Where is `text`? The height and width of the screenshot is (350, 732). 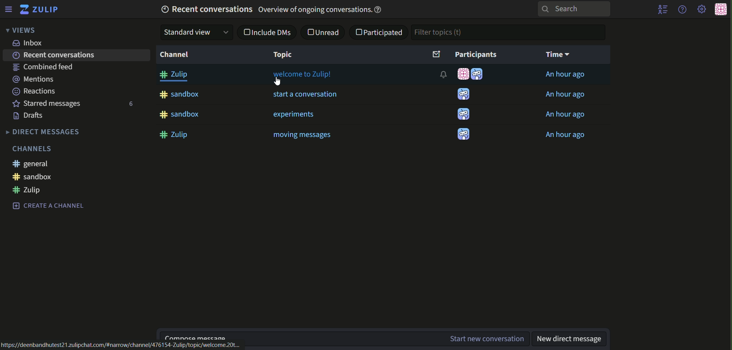
text is located at coordinates (76, 56).